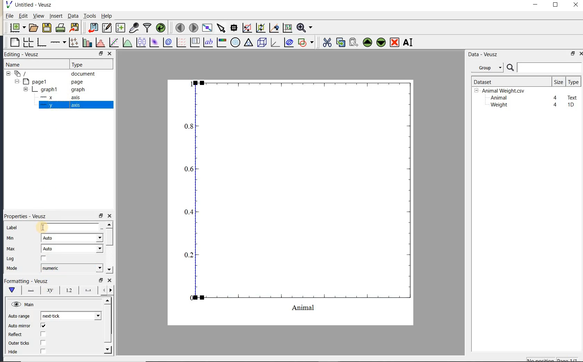 This screenshot has width=583, height=362. Describe the element at coordinates (18, 326) in the screenshot. I see `Auto mirror` at that location.